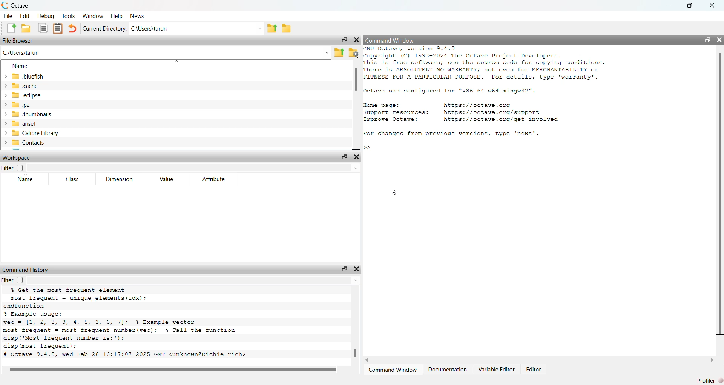 The height and width of the screenshot is (385, 724). I want to click on Hide Widget, so click(357, 40).